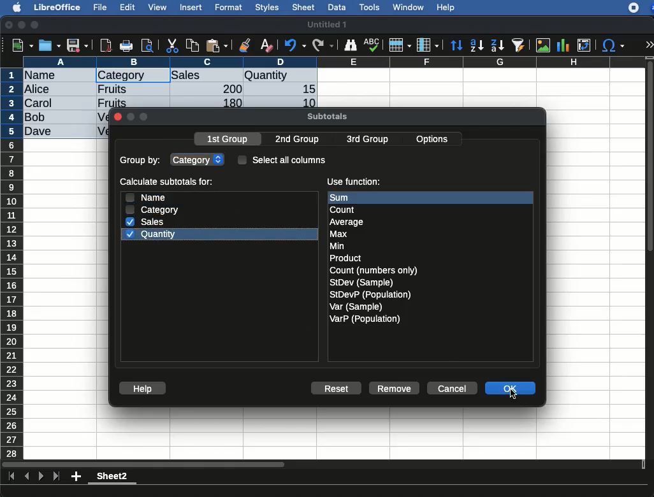 This screenshot has width=654, height=497. I want to click on close, so click(10, 26).